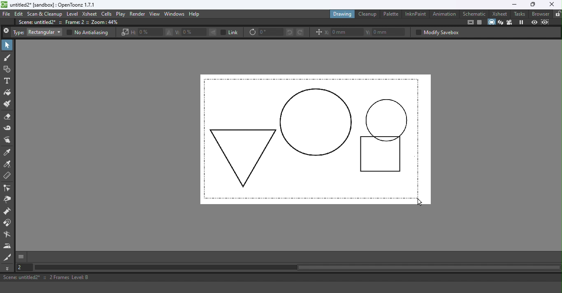 Image resolution: width=562 pixels, height=293 pixels. Describe the element at coordinates (19, 14) in the screenshot. I see `Edit` at that location.